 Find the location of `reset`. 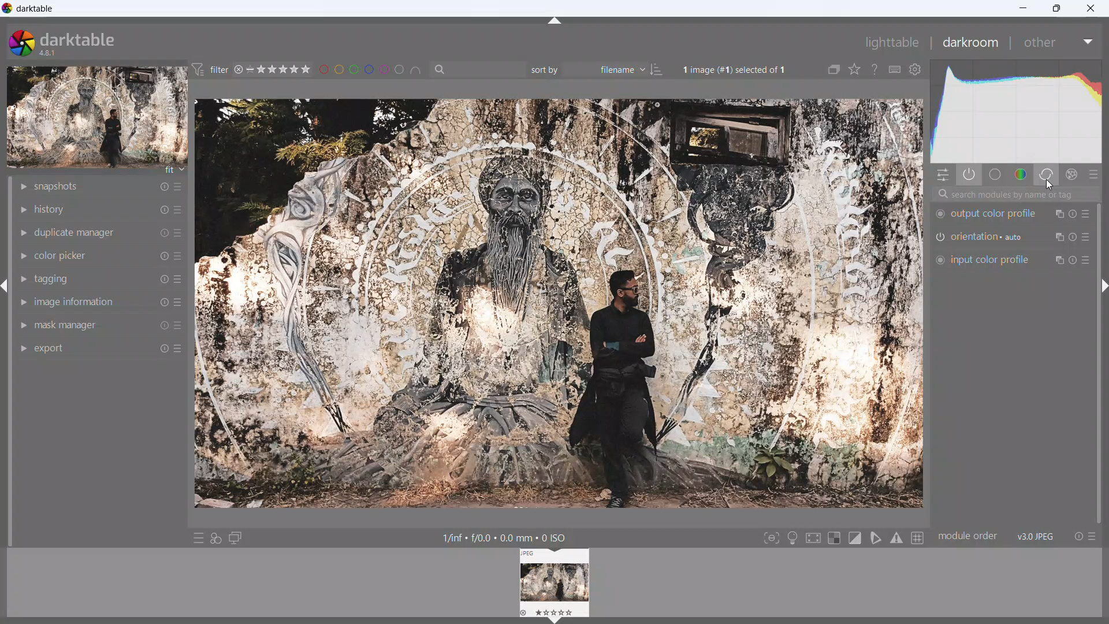

reset is located at coordinates (163, 235).